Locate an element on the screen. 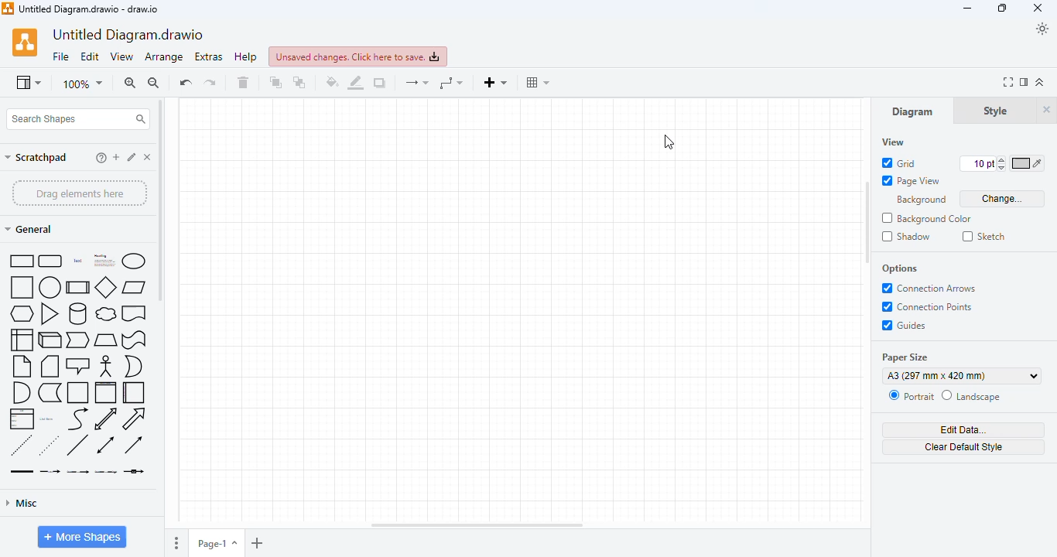  list is located at coordinates (22, 419).